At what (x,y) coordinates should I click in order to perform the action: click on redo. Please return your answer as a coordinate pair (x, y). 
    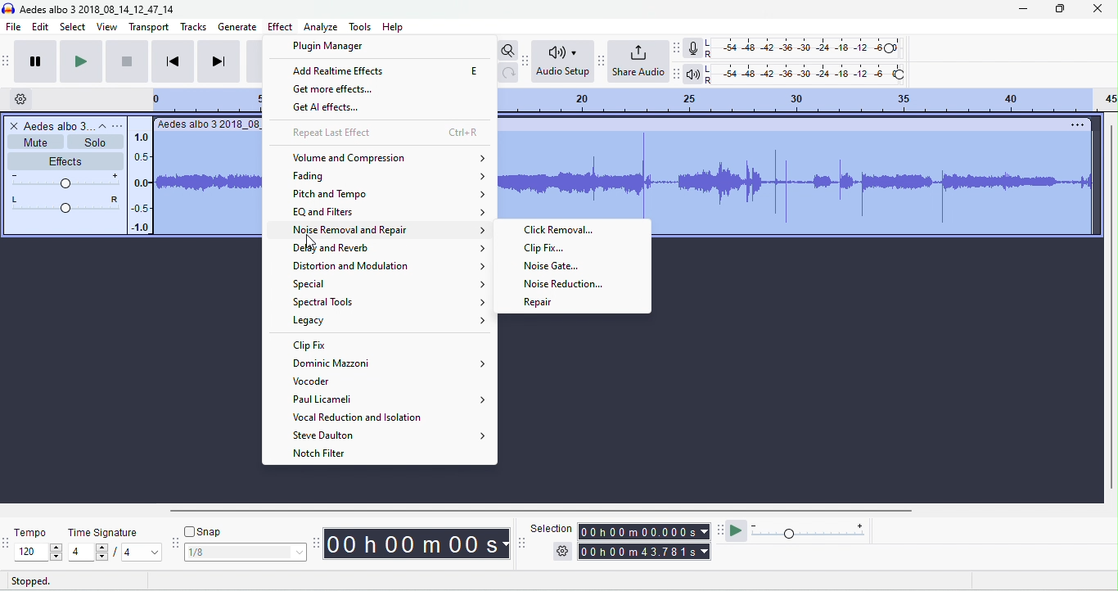
    Looking at the image, I should click on (509, 73).